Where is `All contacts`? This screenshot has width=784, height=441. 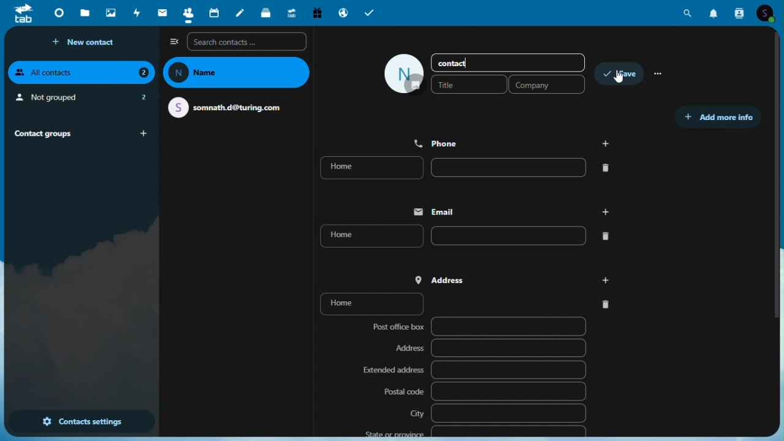 All contacts is located at coordinates (81, 72).